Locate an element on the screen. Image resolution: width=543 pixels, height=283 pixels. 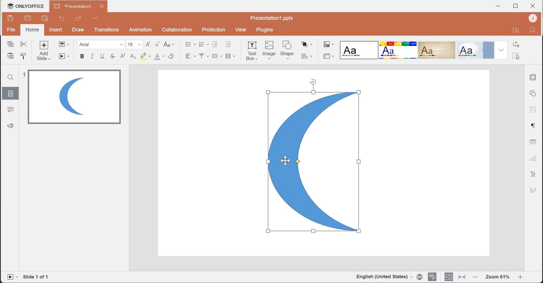
Selected Image shape is located at coordinates (314, 158).